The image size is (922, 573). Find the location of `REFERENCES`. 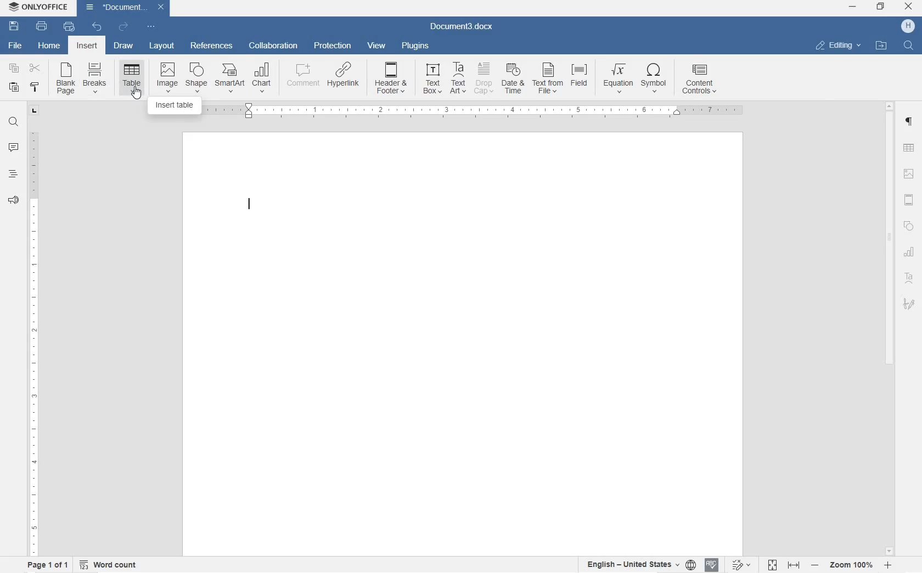

REFERENCES is located at coordinates (211, 47).